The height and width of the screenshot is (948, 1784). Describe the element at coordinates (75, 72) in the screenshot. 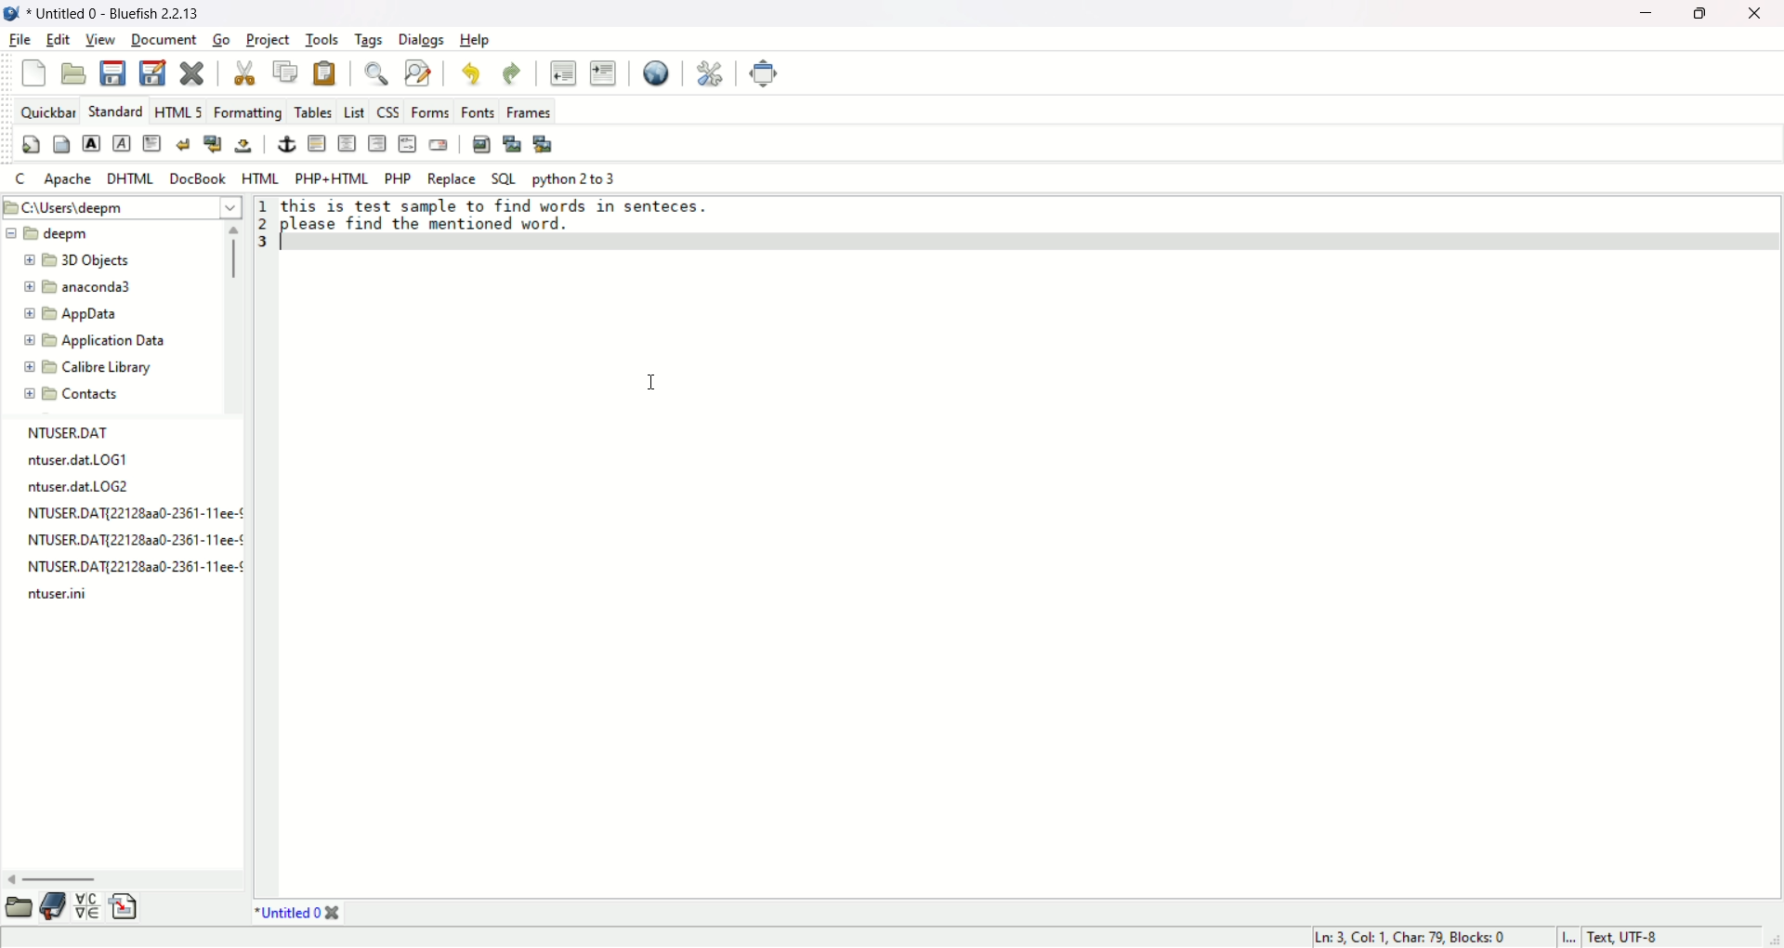

I see `open` at that location.